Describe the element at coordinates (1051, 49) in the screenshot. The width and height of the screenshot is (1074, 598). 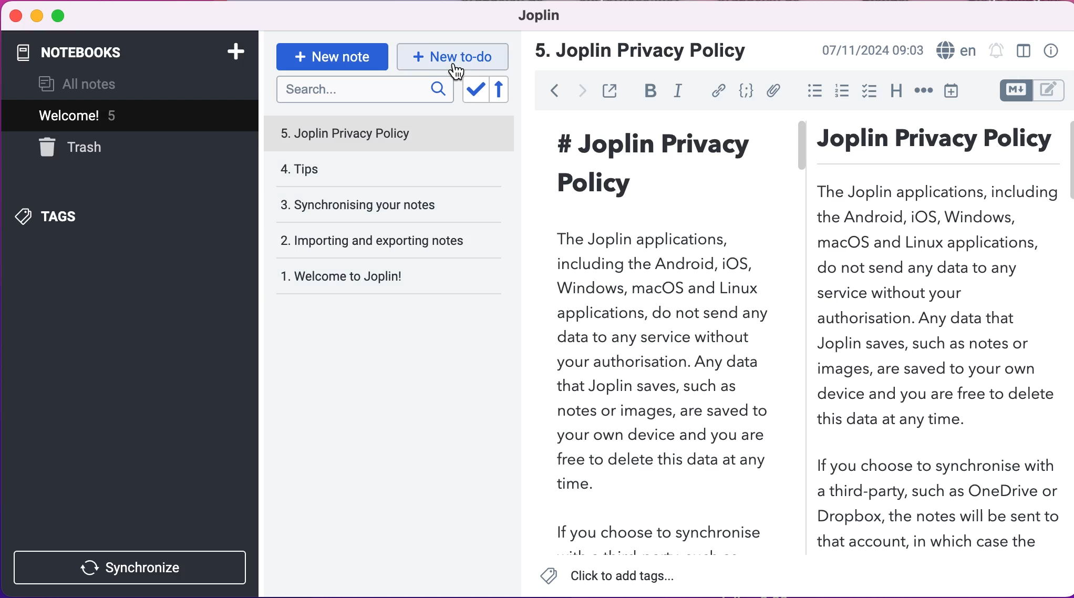
I see `note properties` at that location.